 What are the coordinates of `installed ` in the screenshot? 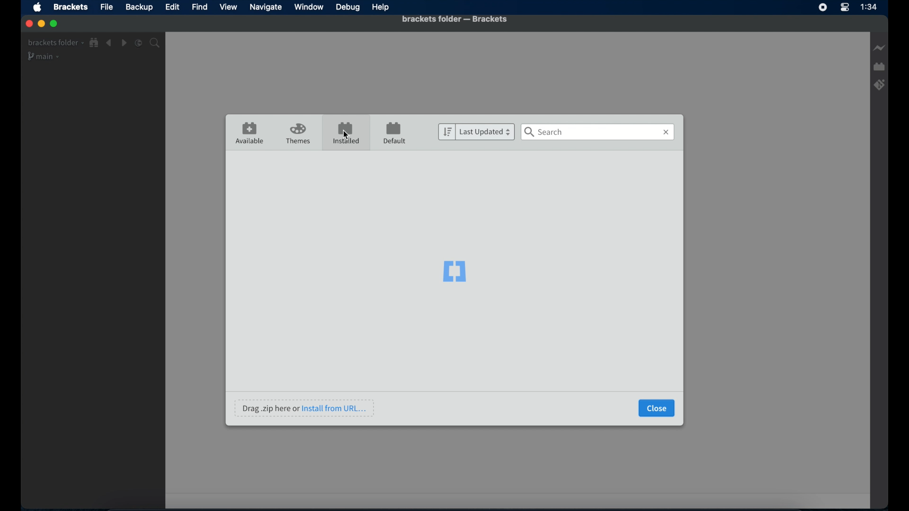 It's located at (345, 132).